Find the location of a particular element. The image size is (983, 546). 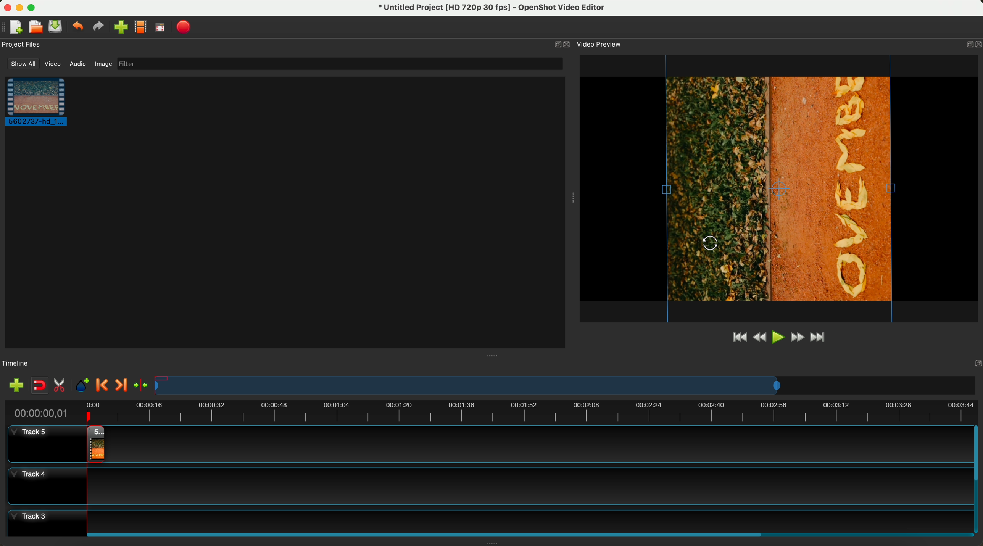

maximize is located at coordinates (34, 8).